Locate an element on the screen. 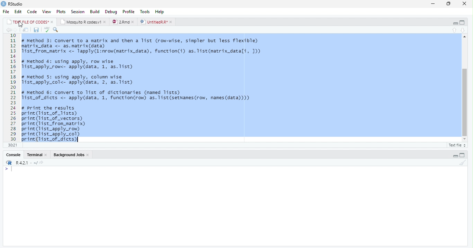 The height and width of the screenshot is (248, 473). Open in new window is located at coordinates (26, 30).